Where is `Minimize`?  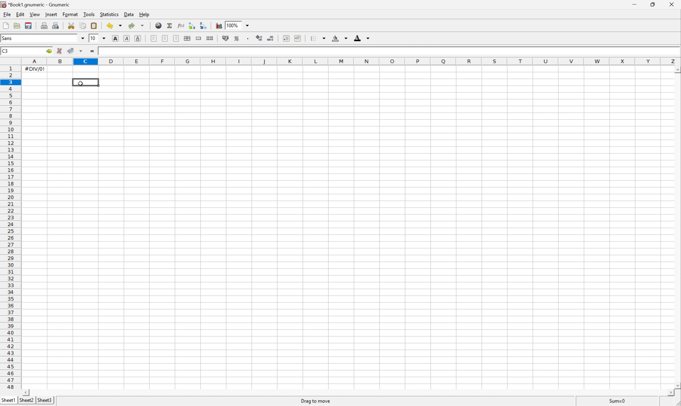
Minimize is located at coordinates (634, 5).